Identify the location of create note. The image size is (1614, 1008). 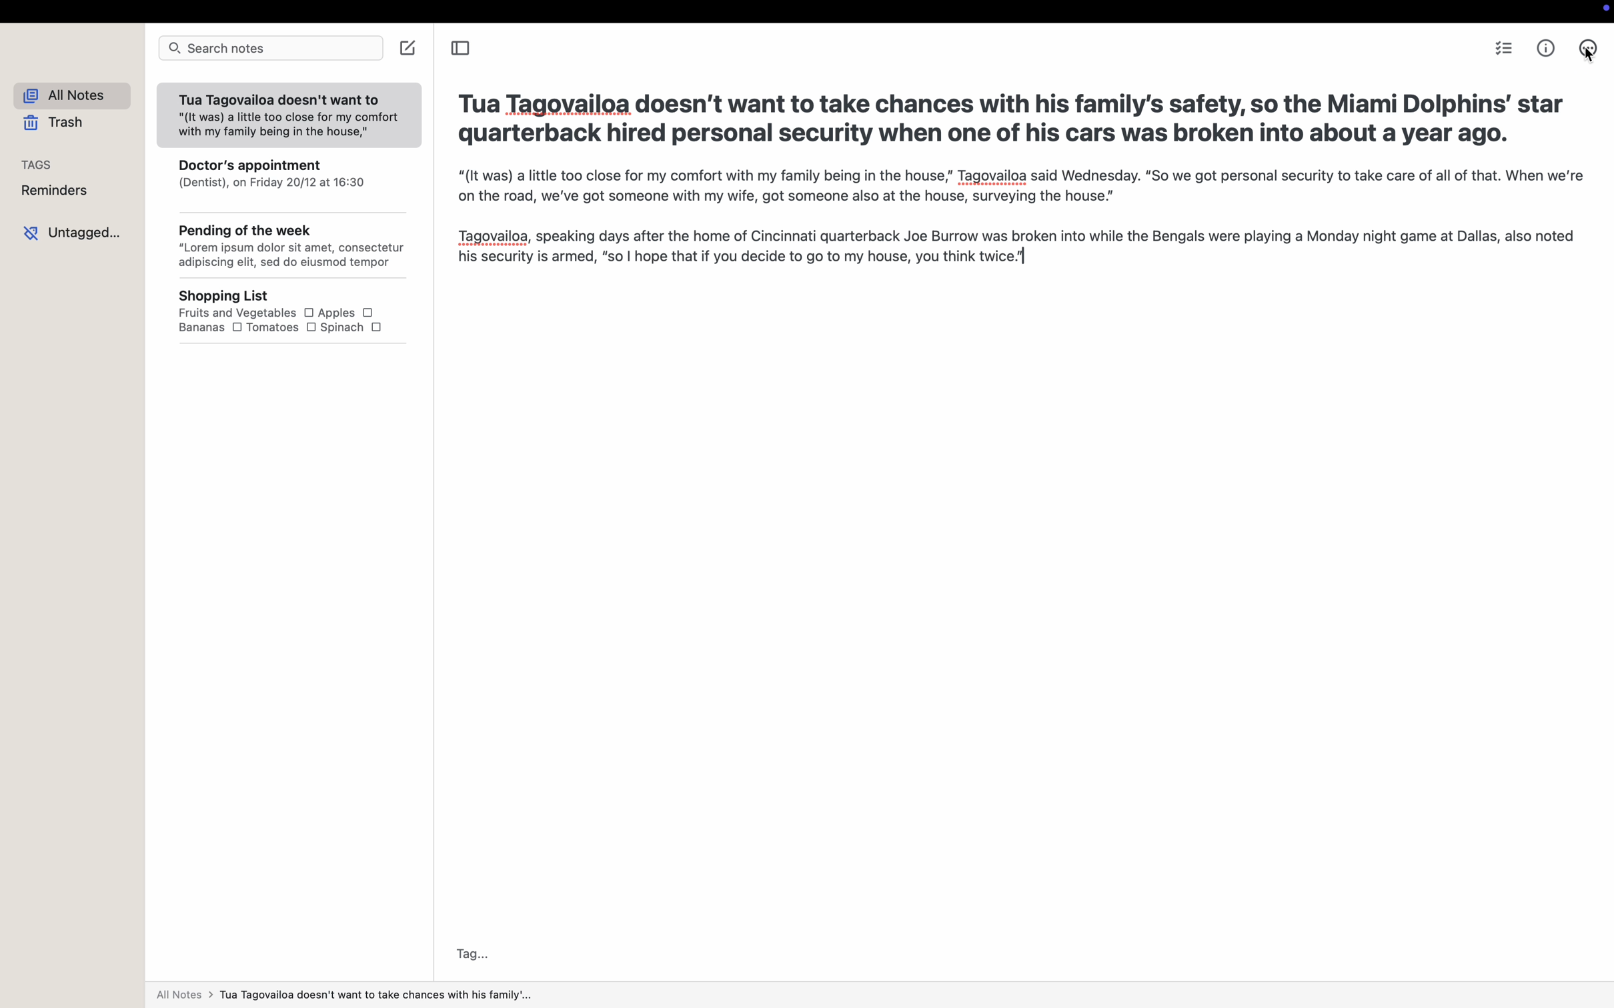
(410, 47).